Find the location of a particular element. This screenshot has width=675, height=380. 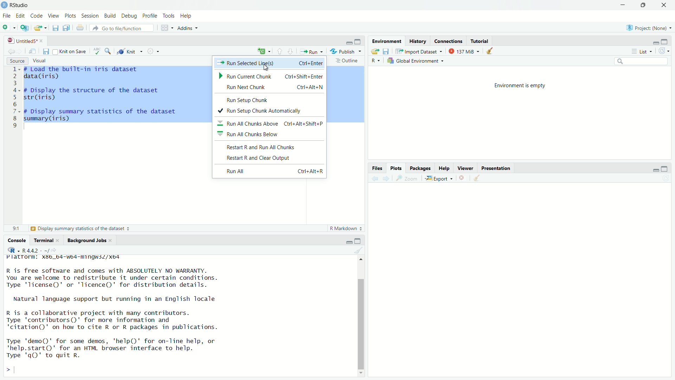

Workspace panes is located at coordinates (166, 28).